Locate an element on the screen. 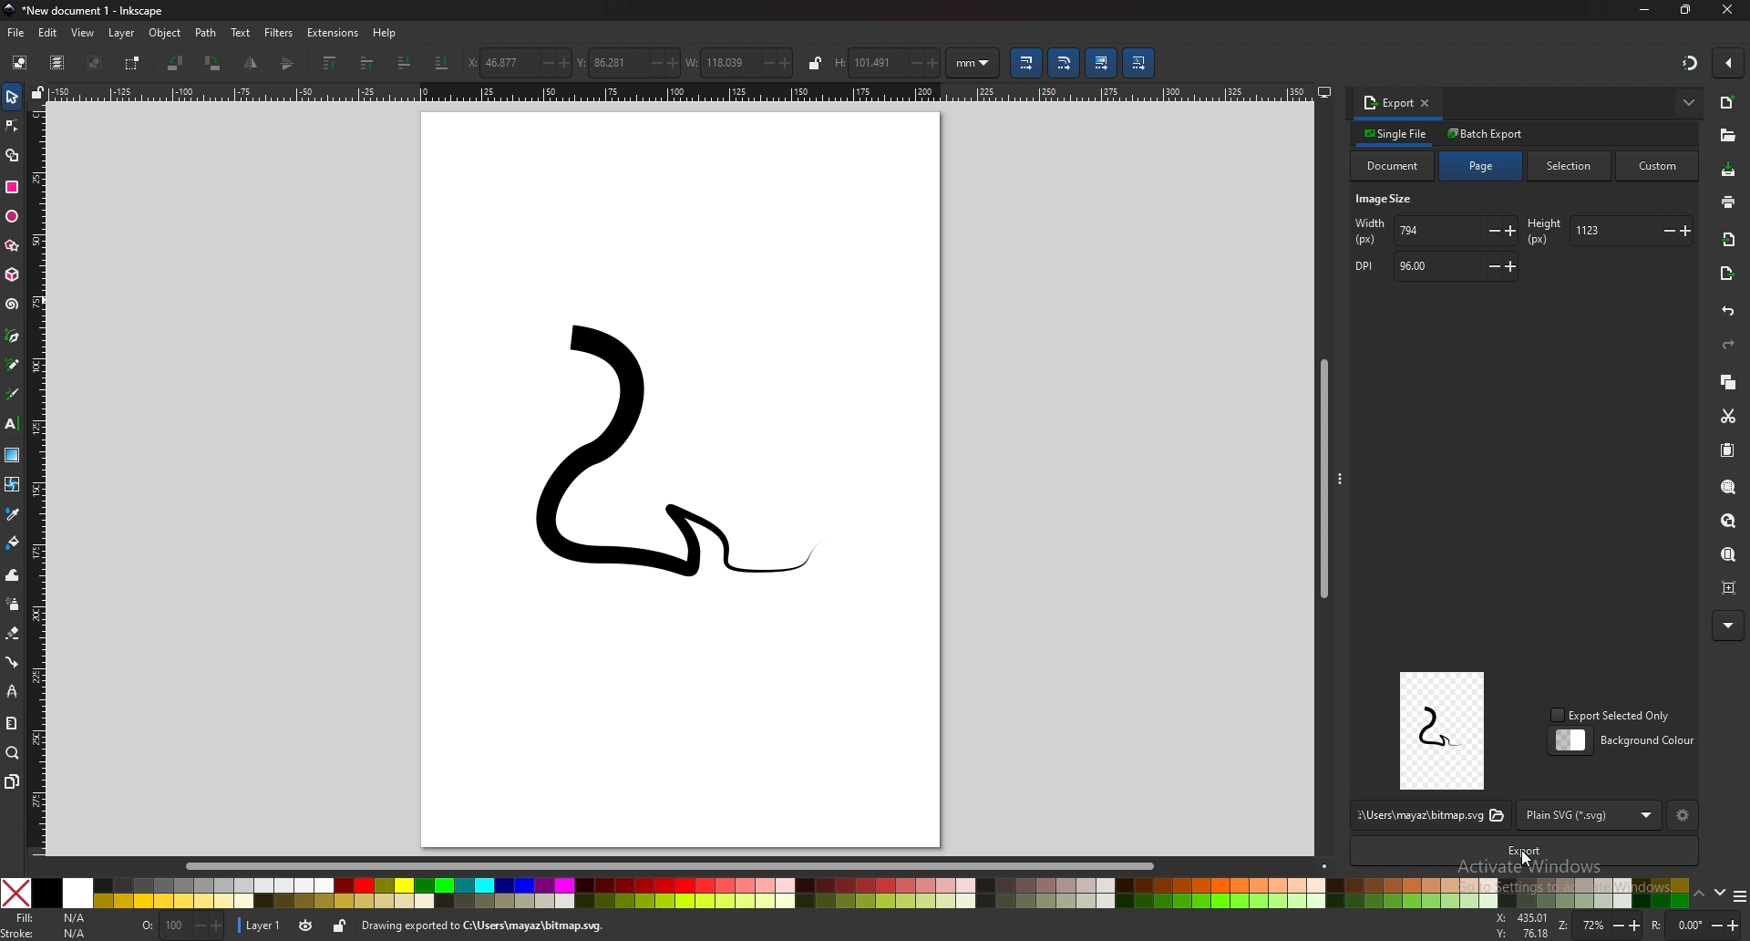 The height and width of the screenshot is (941, 1750). settings is located at coordinates (1683, 817).